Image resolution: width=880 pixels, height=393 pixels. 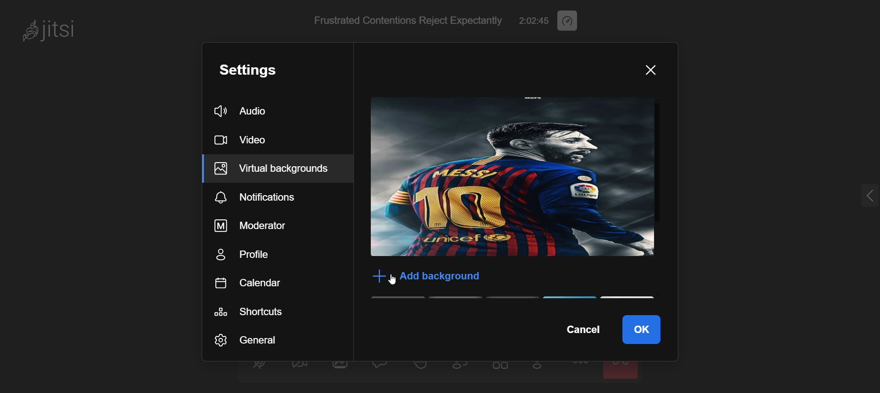 I want to click on cancel, so click(x=581, y=330).